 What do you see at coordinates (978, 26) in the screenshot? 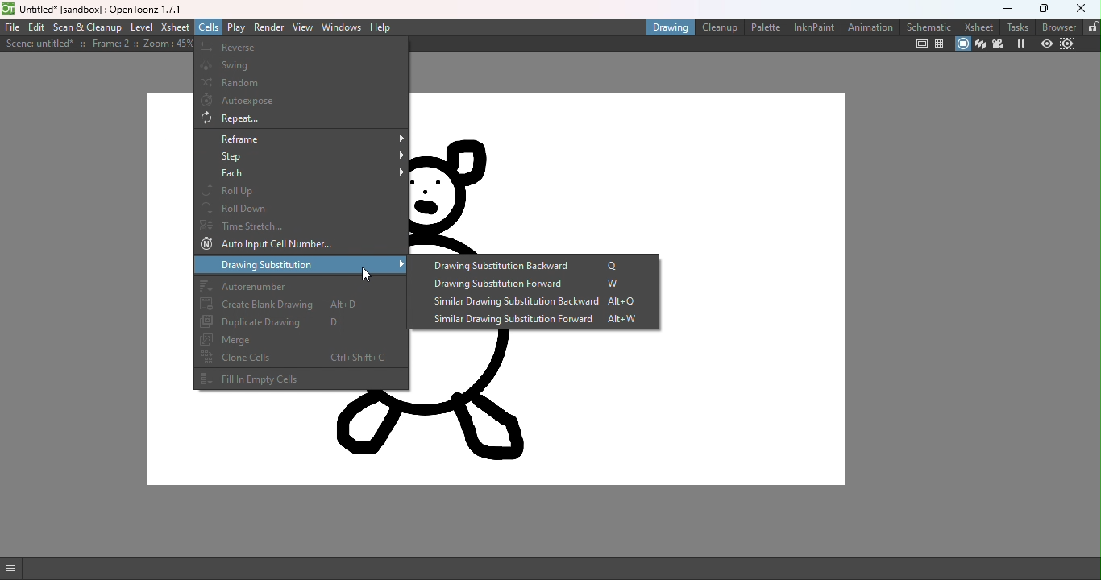
I see `Xsheet` at bounding box center [978, 26].